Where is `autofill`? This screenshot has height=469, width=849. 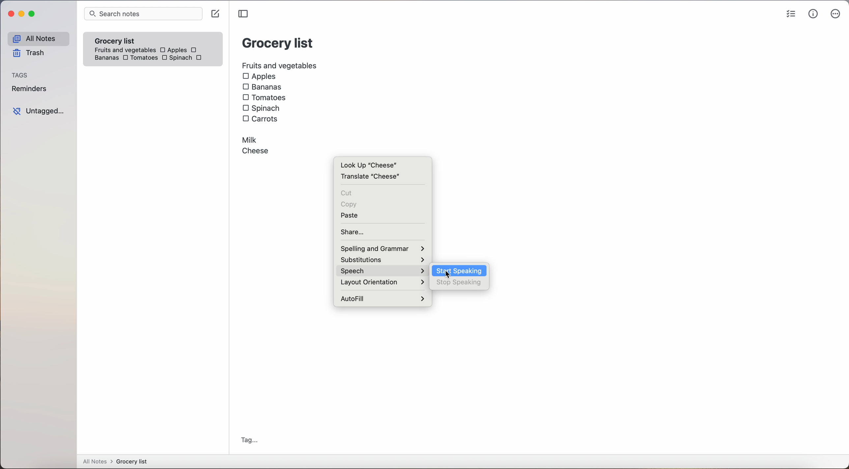
autofill is located at coordinates (383, 298).